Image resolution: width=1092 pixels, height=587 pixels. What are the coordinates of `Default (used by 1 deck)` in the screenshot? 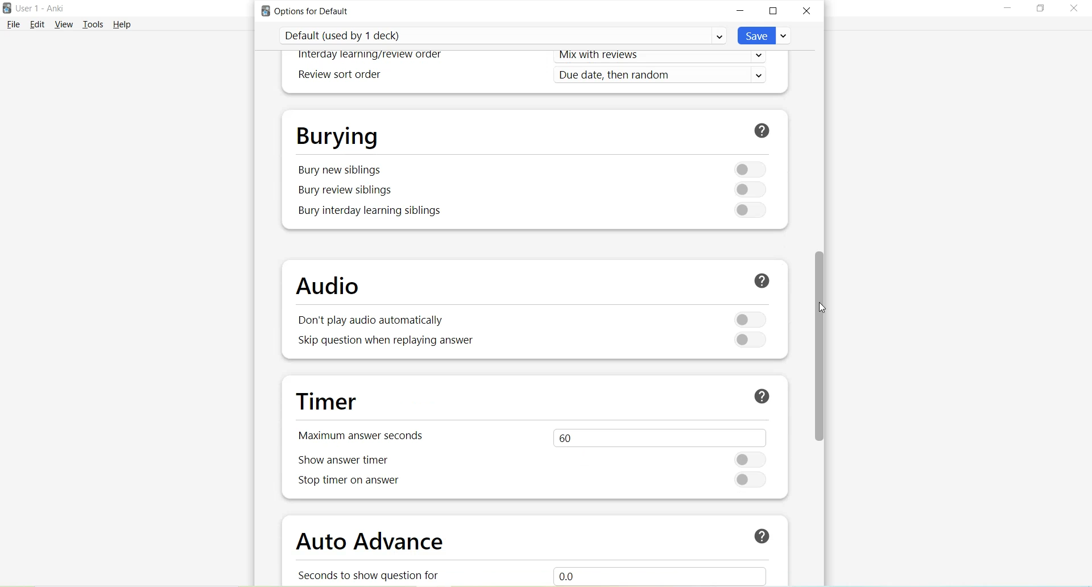 It's located at (503, 35).